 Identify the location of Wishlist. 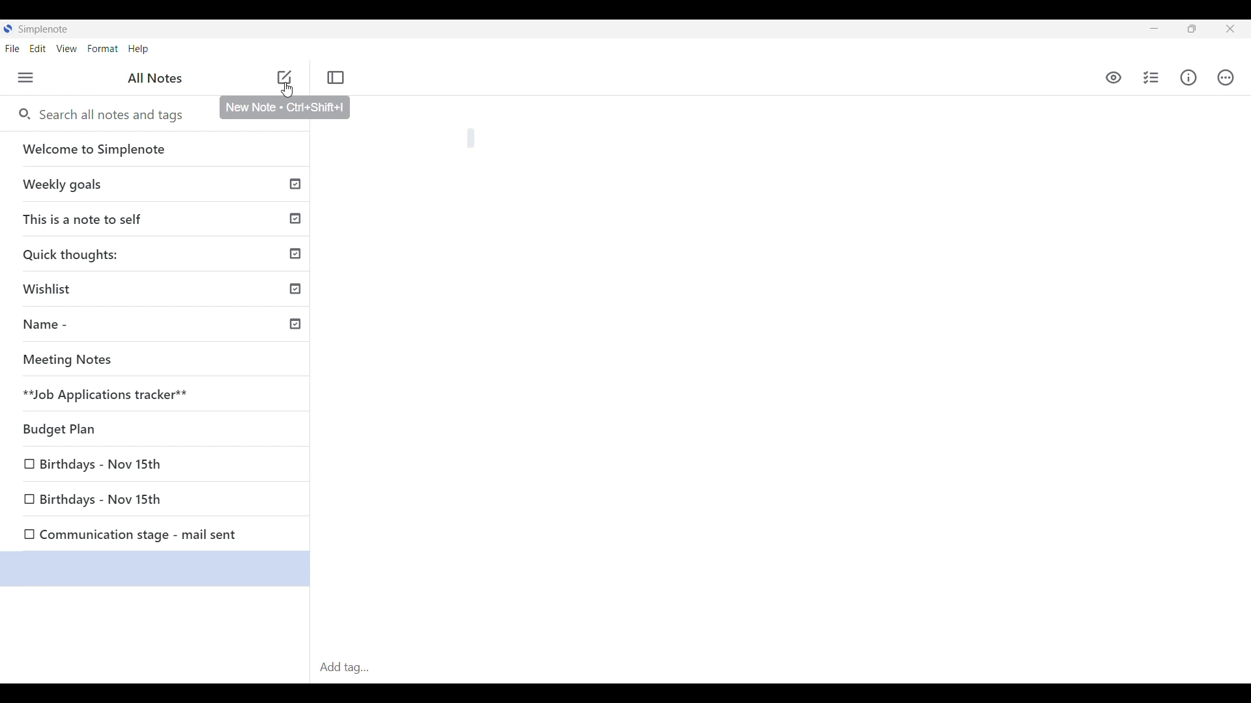
(160, 291).